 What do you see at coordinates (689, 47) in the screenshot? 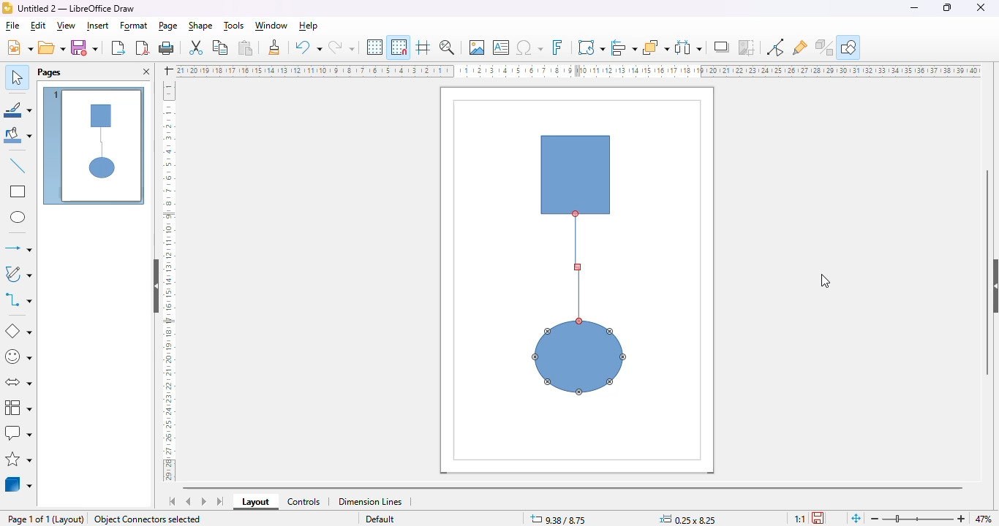
I see `select at least three objects to distribute` at bounding box center [689, 47].